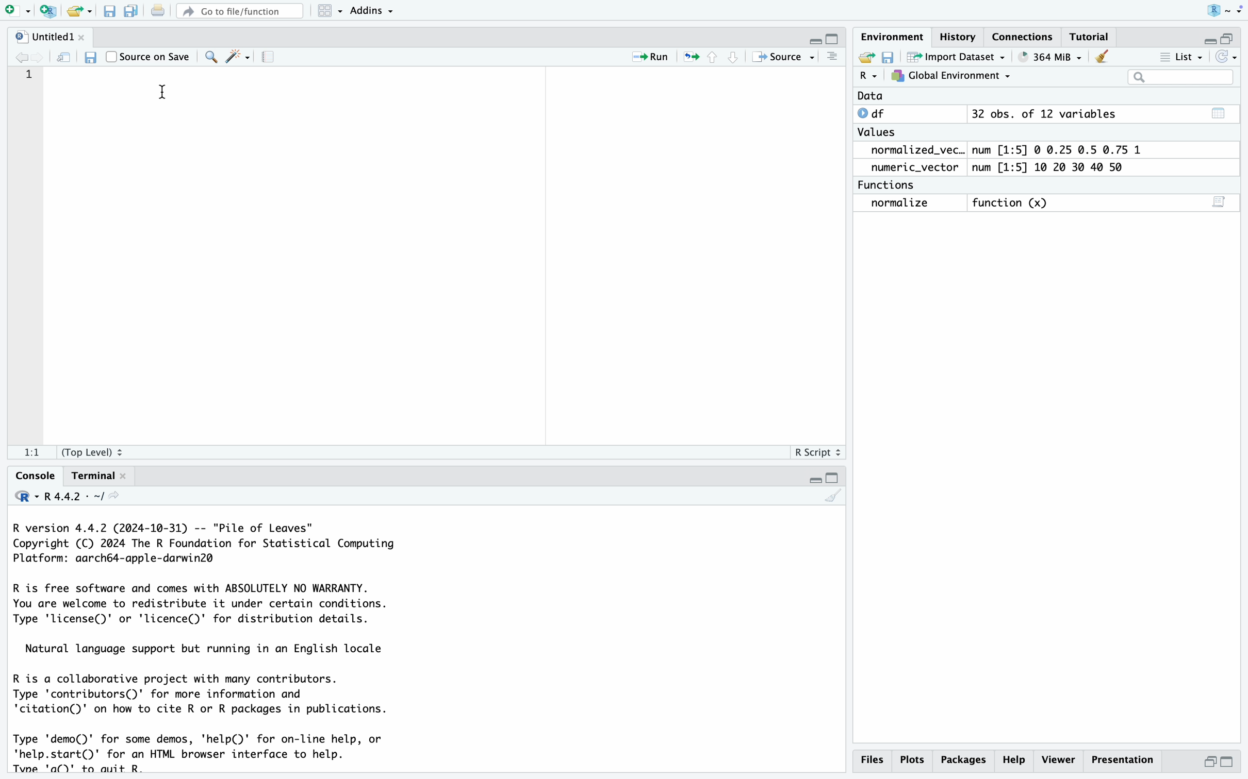 The width and height of the screenshot is (1248, 779). What do you see at coordinates (239, 10) in the screenshot?
I see `Go to file/function` at bounding box center [239, 10].